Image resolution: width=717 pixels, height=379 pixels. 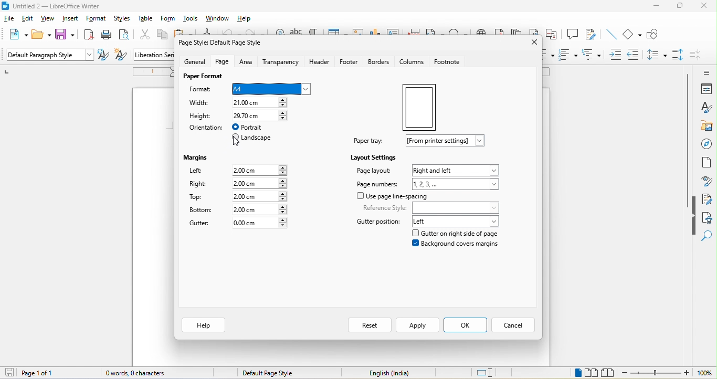 I want to click on gutter, so click(x=201, y=223).